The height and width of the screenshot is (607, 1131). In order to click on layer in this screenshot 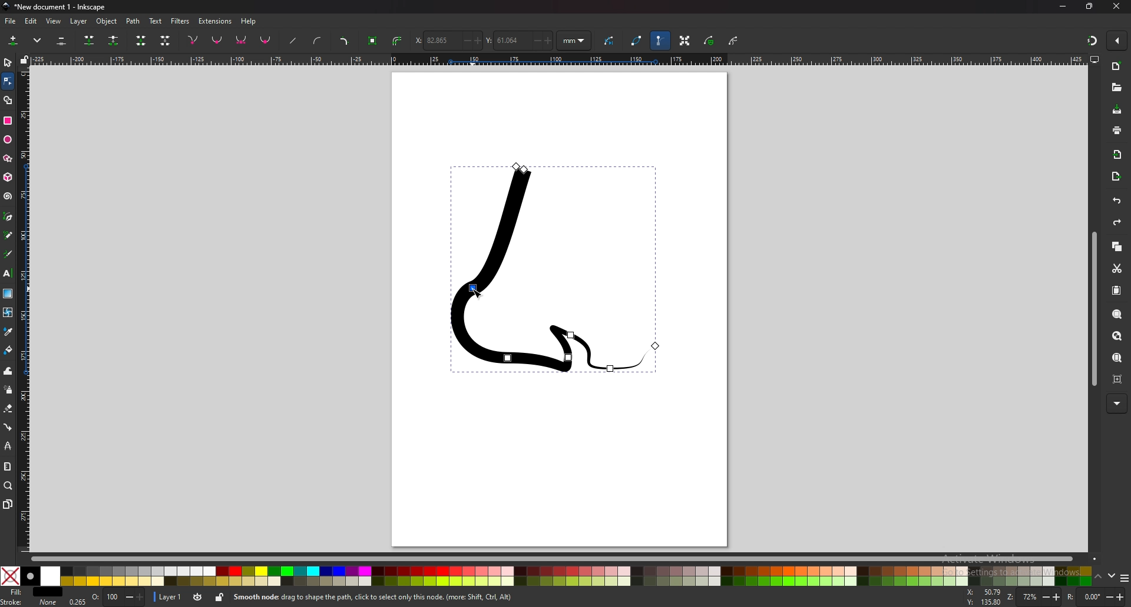, I will do `click(80, 21)`.